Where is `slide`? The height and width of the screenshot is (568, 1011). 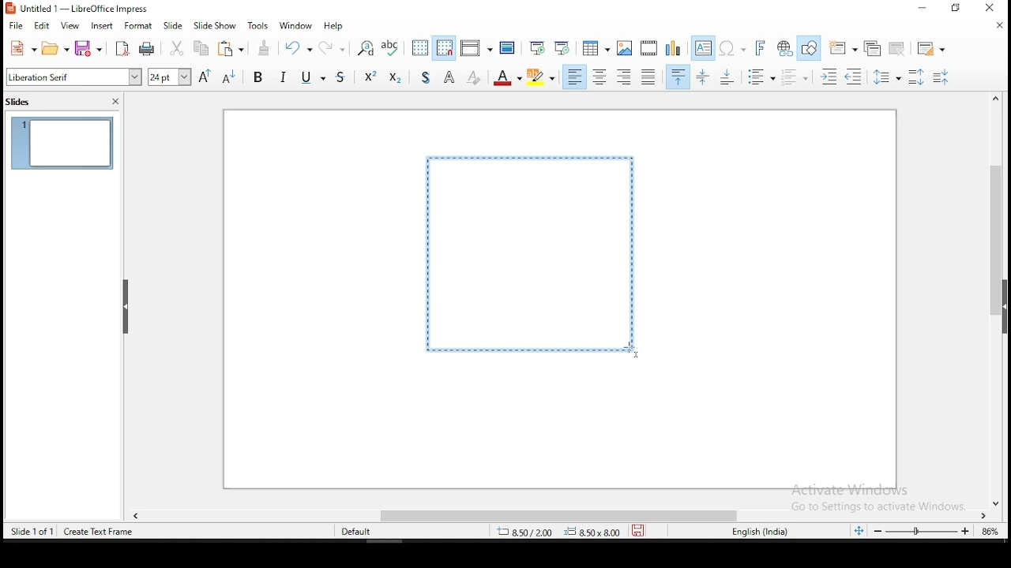
slide is located at coordinates (62, 144).